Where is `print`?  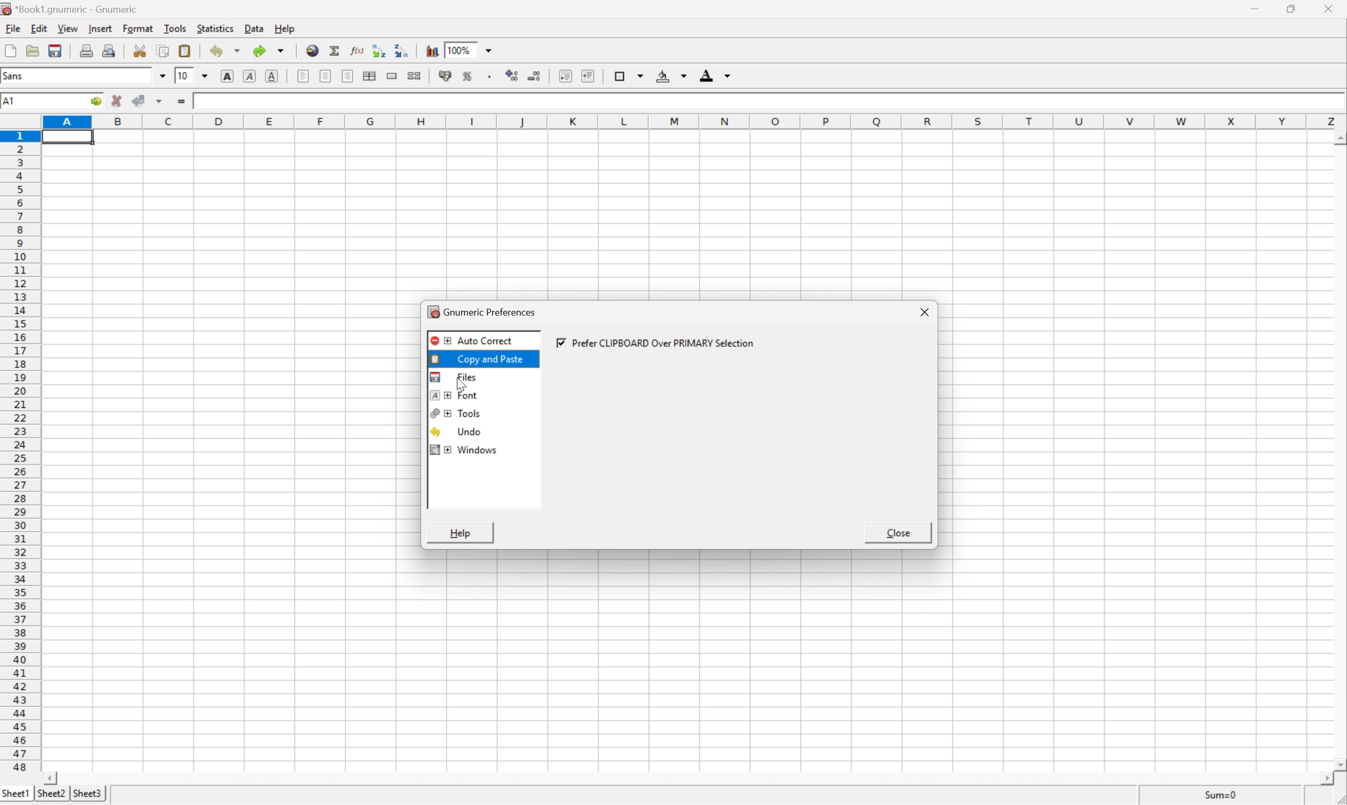
print is located at coordinates (87, 49).